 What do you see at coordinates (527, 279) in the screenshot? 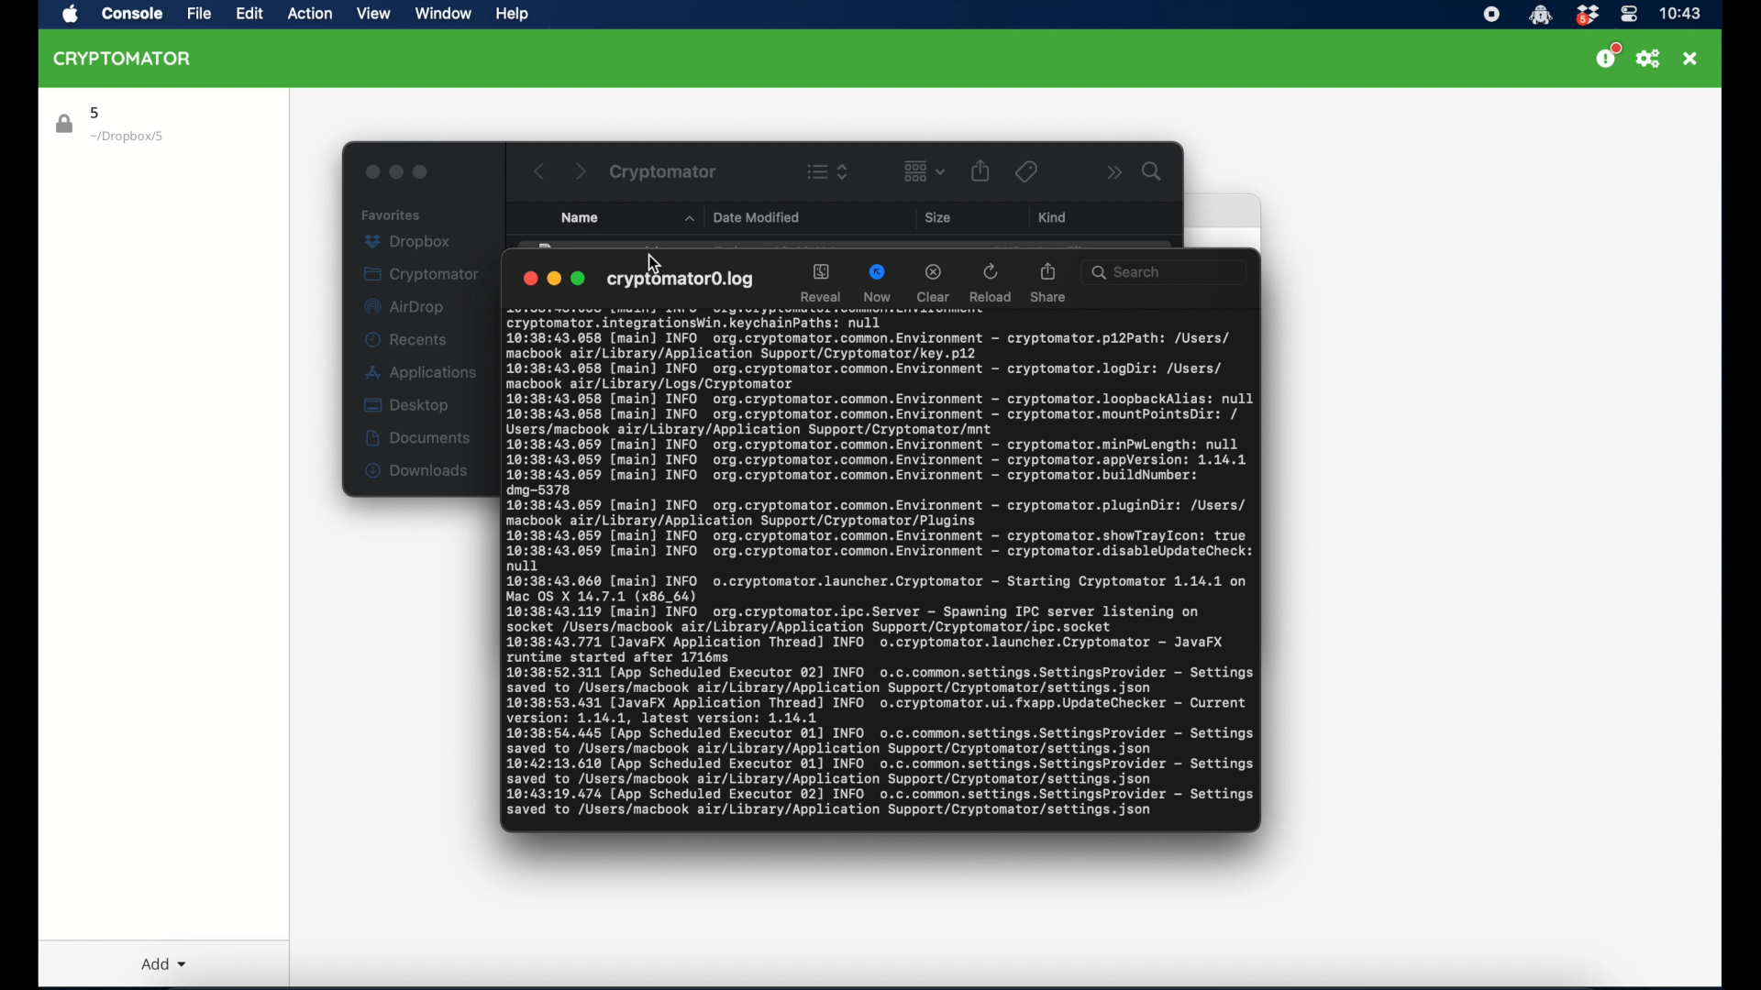
I see `close` at bounding box center [527, 279].